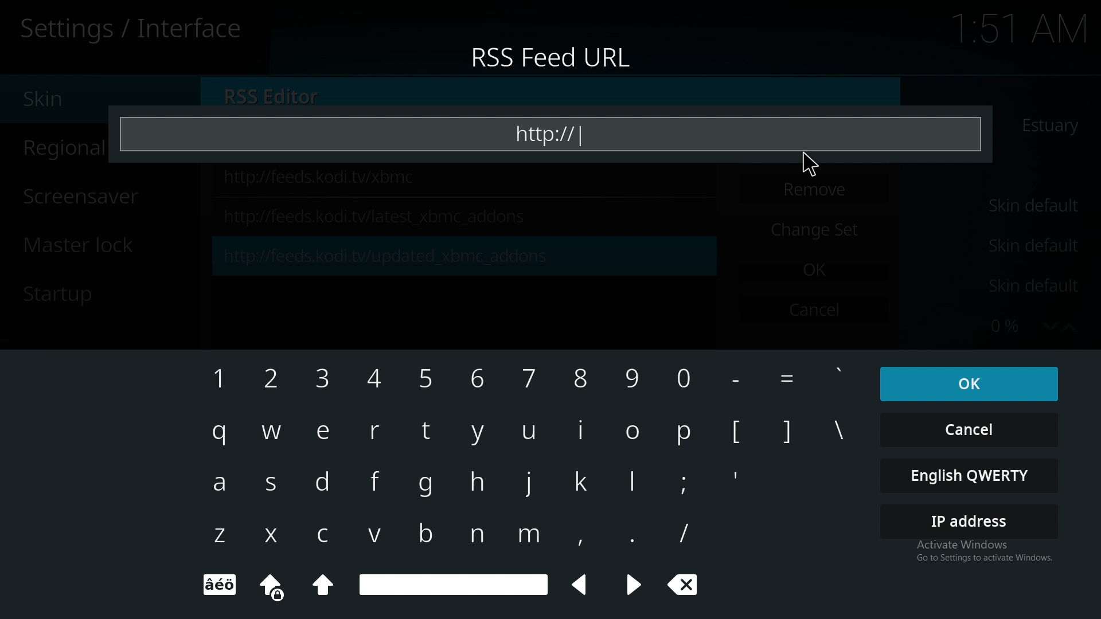  Describe the element at coordinates (580, 481) in the screenshot. I see `keyboard Input` at that location.